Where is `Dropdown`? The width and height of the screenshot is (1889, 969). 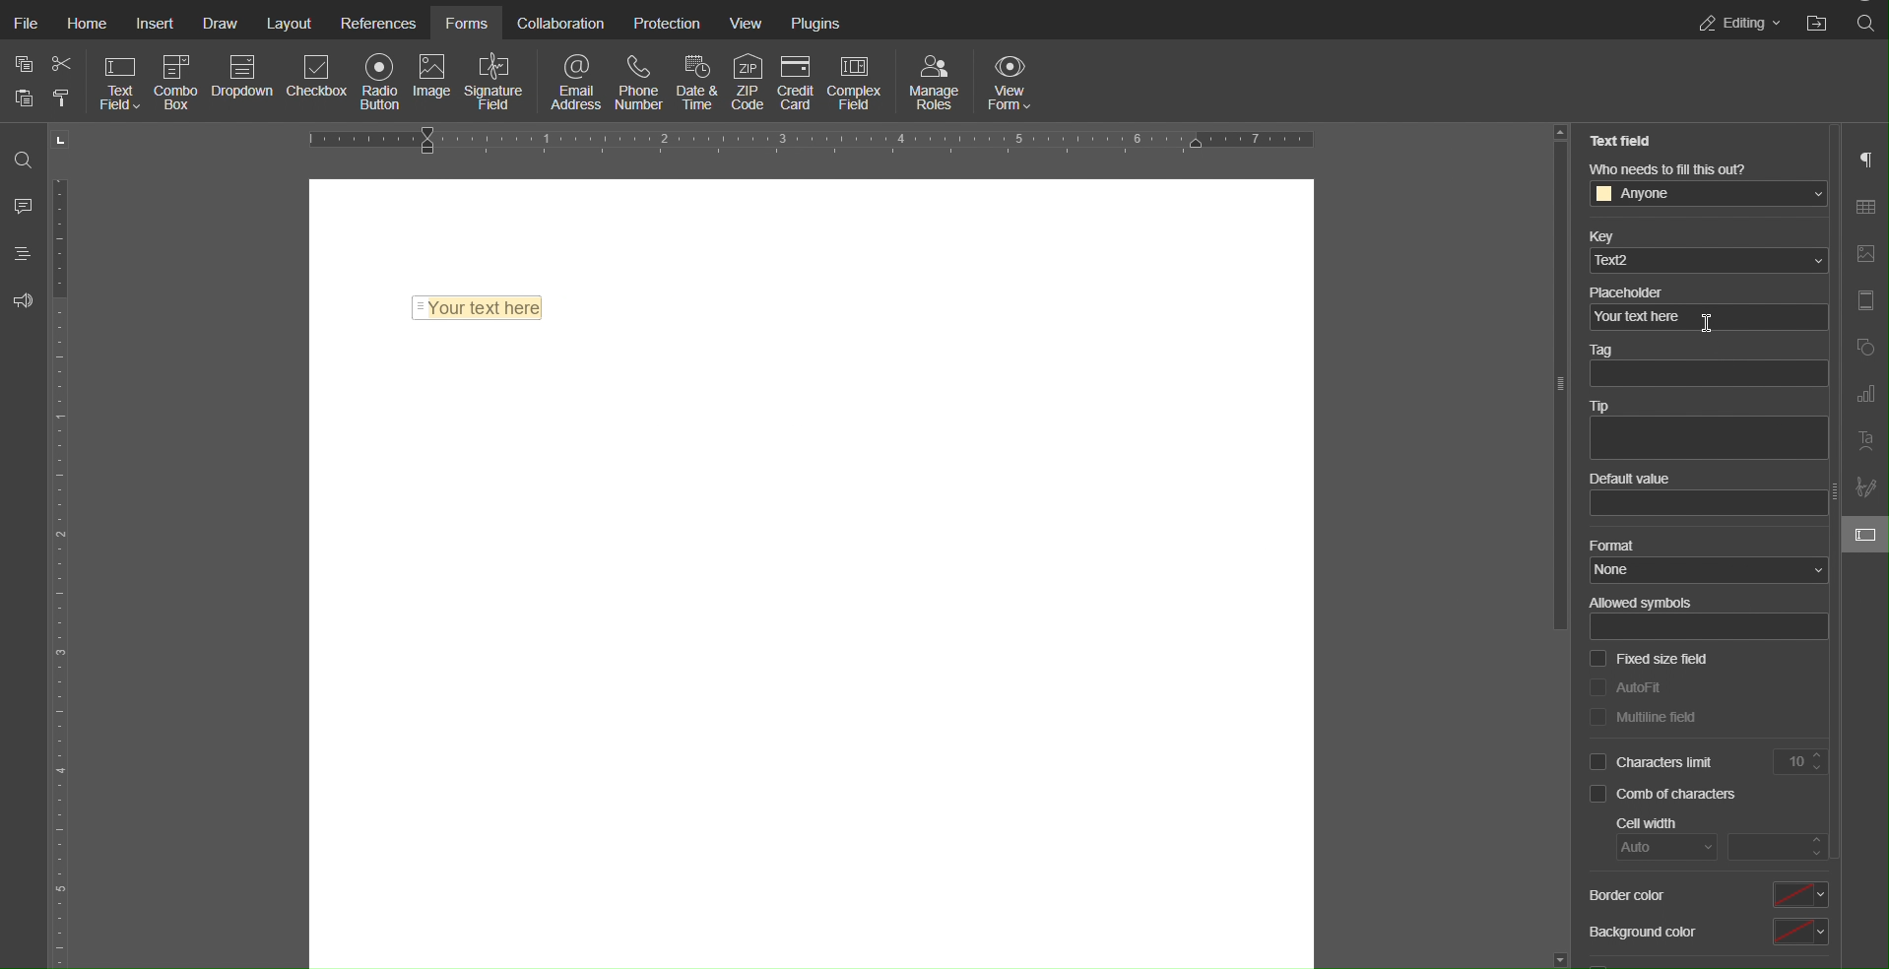
Dropdown is located at coordinates (244, 83).